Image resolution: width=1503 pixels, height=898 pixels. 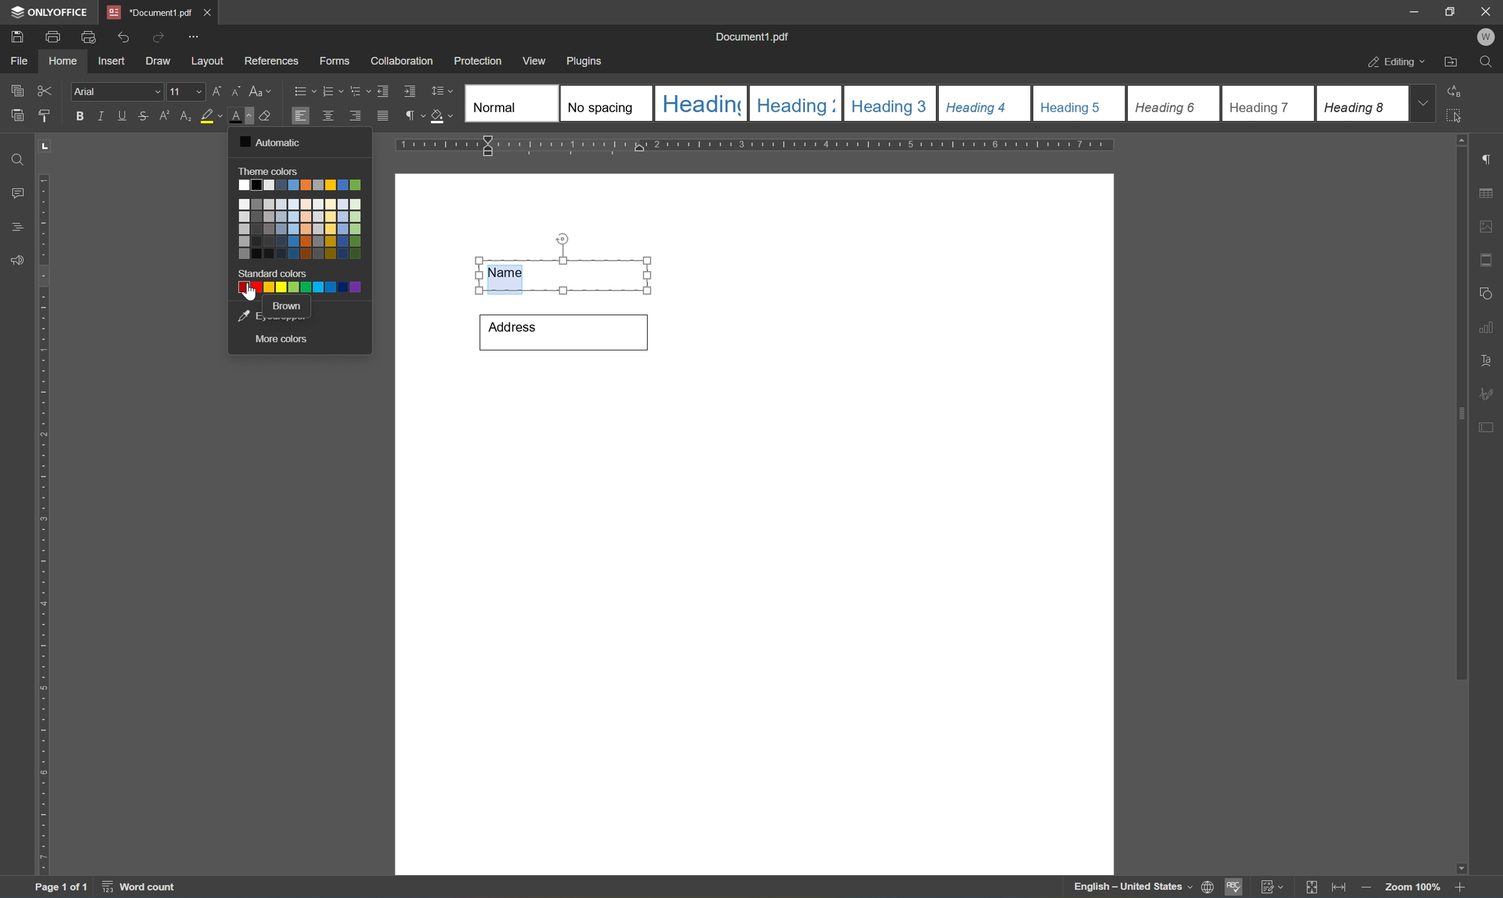 What do you see at coordinates (123, 116) in the screenshot?
I see `underline` at bounding box center [123, 116].